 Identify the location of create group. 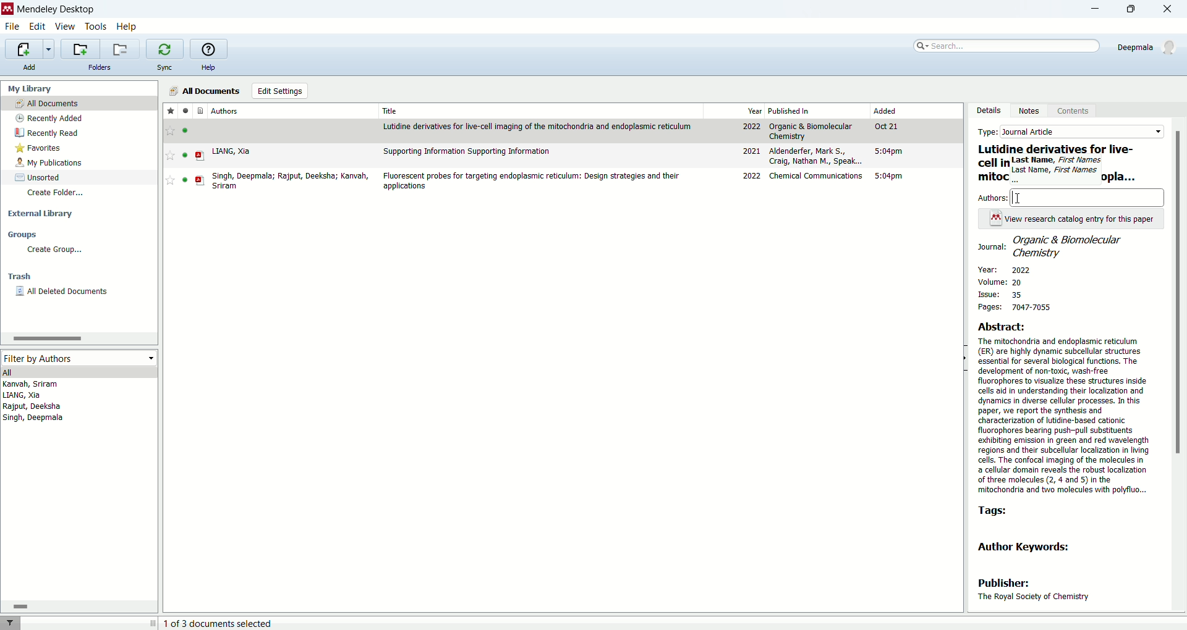
(54, 251).